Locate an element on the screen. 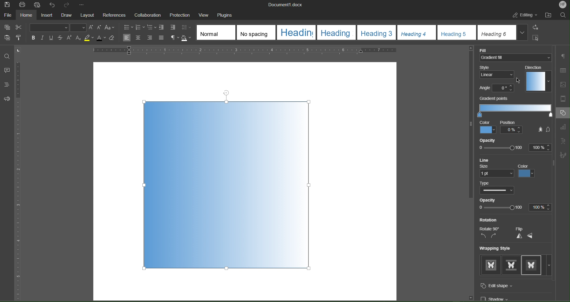 This screenshot has width=570, height=302. Colors is located at coordinates (530, 174).